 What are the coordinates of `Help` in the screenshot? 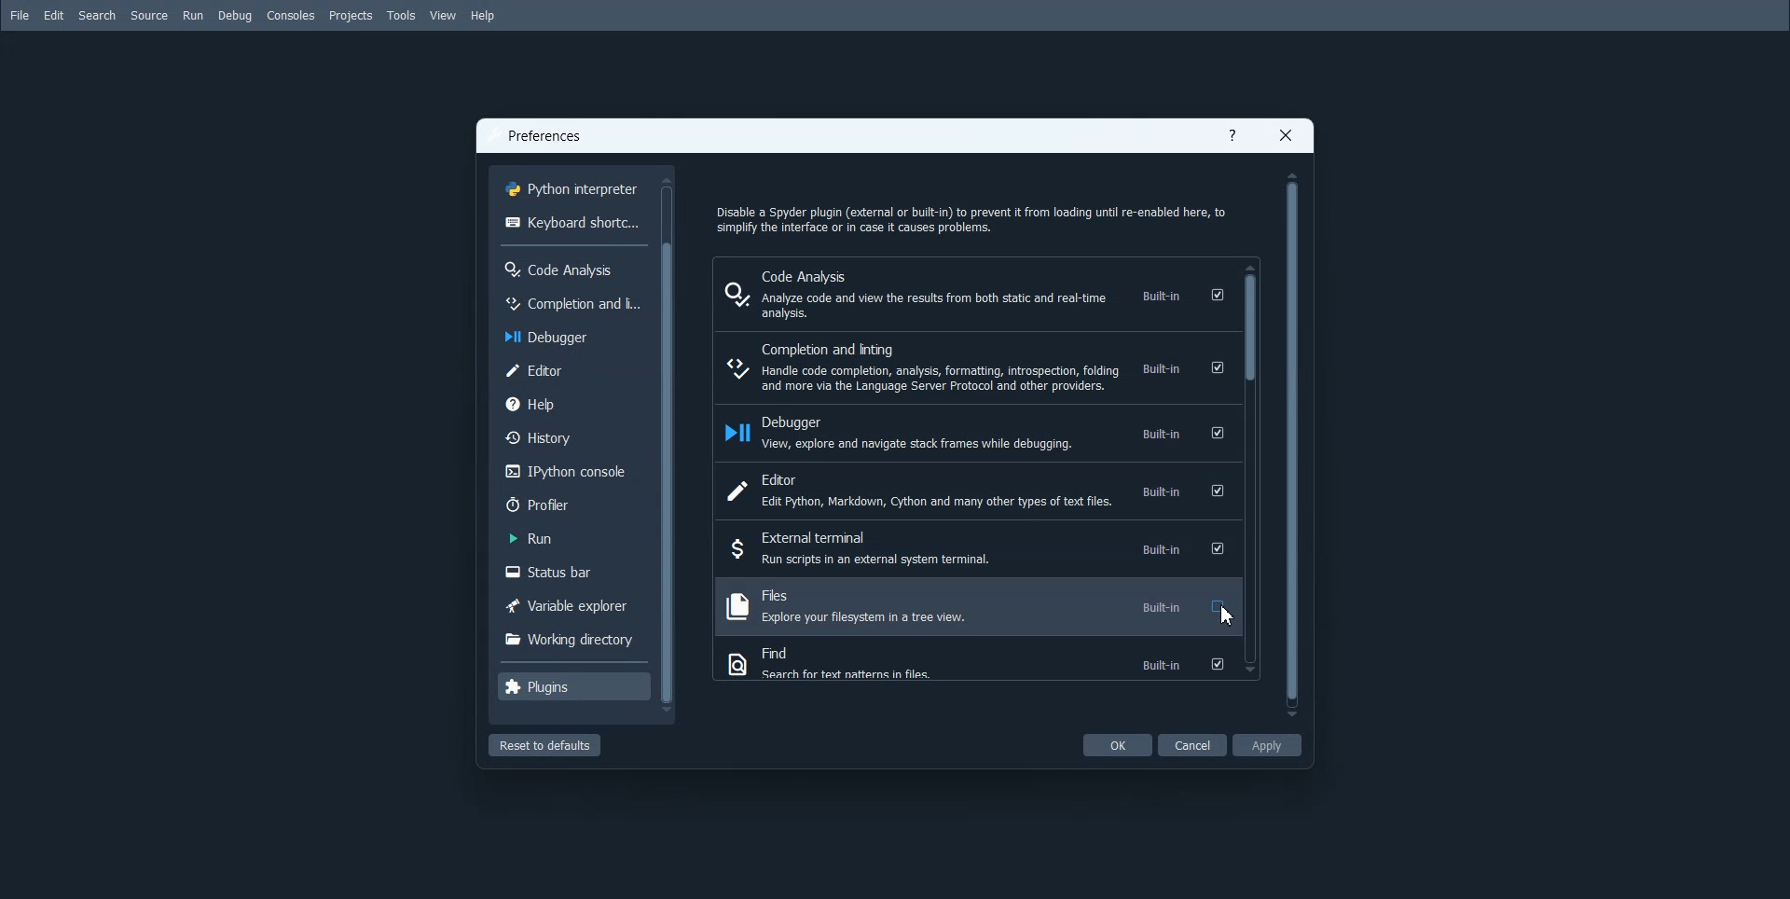 It's located at (571, 402).